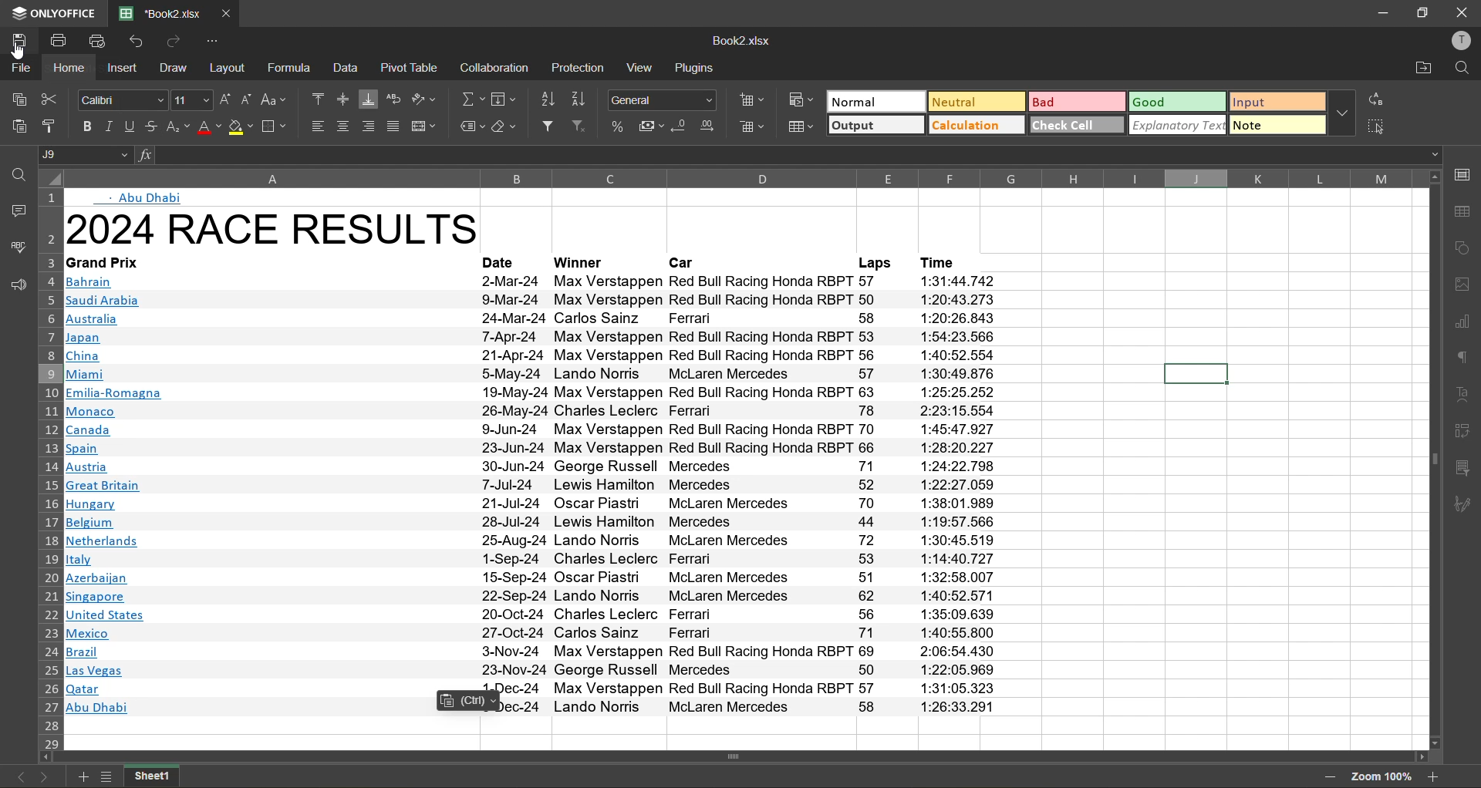 This screenshot has height=788, width=1481. Describe the element at coordinates (1078, 101) in the screenshot. I see `bad` at that location.